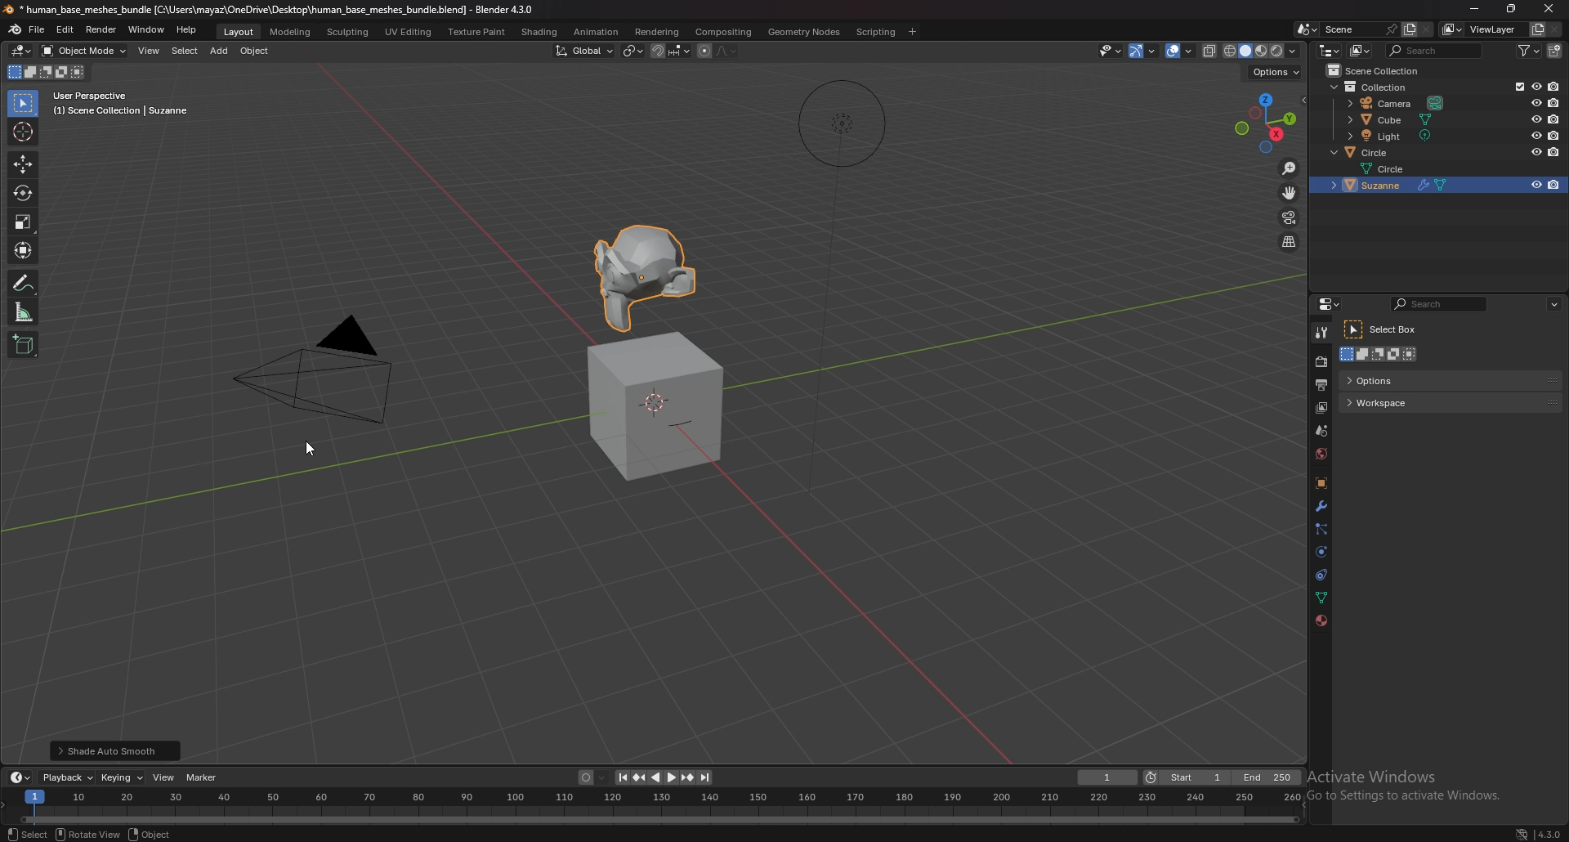 This screenshot has width=1569, height=842. I want to click on output, so click(1322, 385).